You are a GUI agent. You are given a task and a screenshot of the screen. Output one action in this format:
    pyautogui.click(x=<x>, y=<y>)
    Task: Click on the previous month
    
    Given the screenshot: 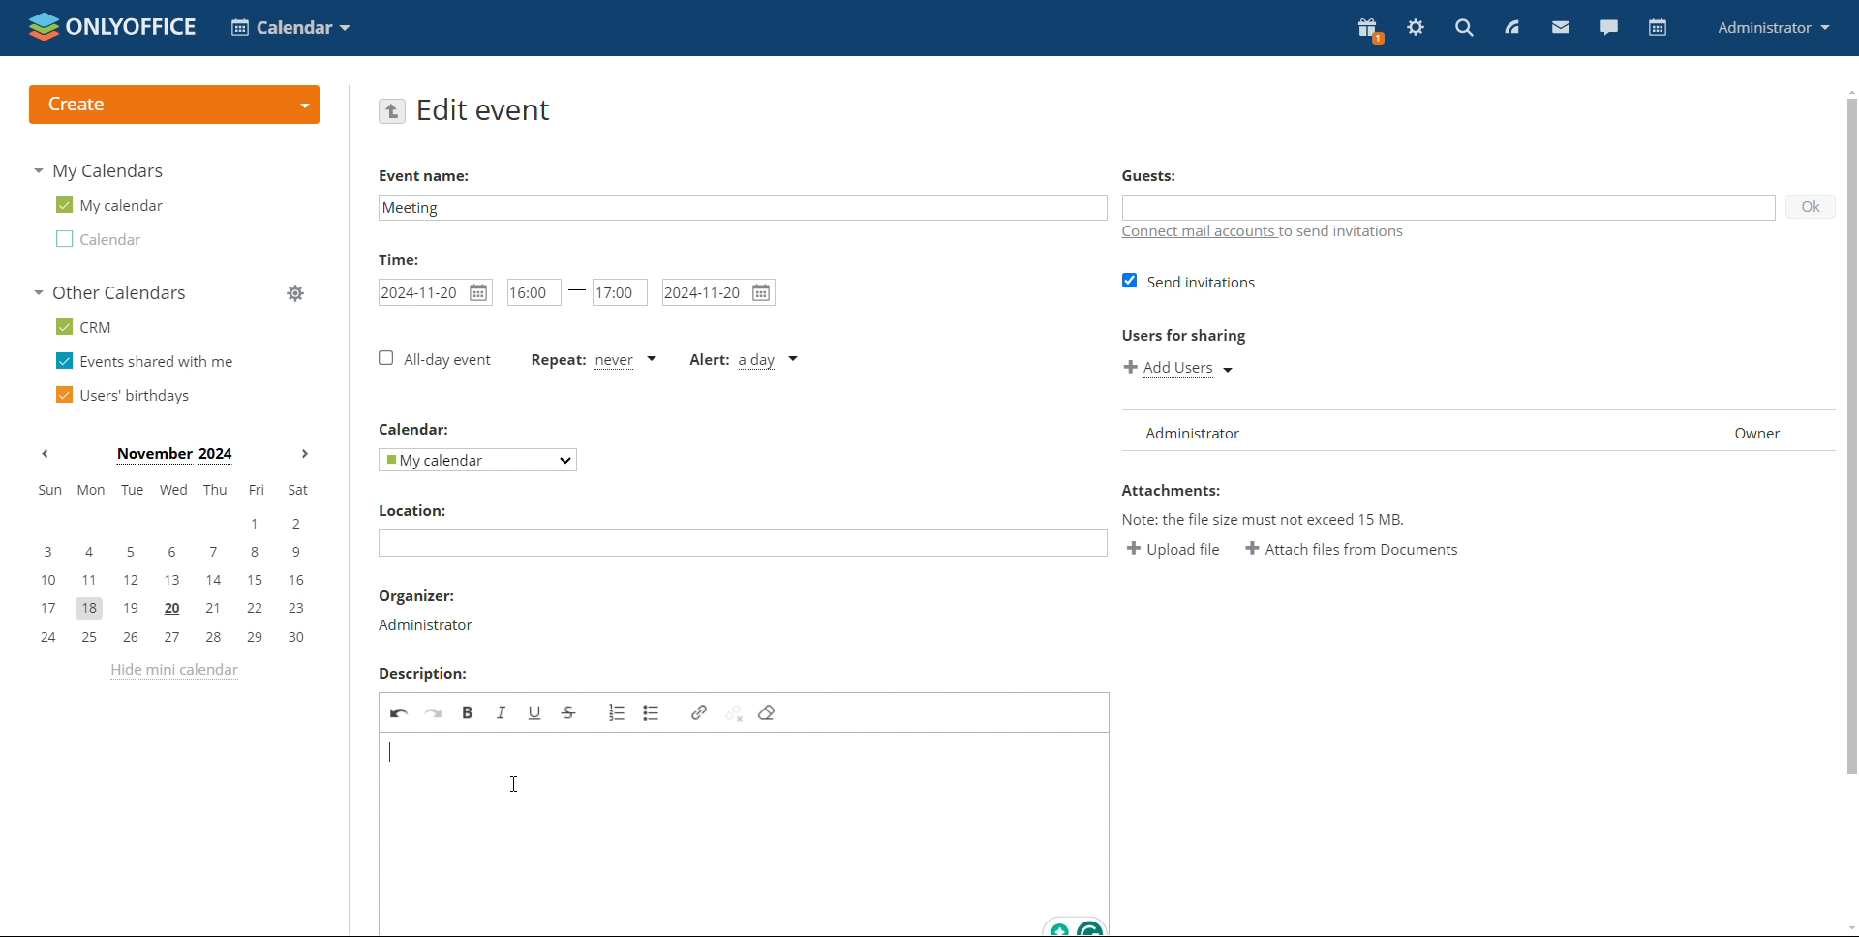 What is the action you would take?
    pyautogui.click(x=45, y=454)
    